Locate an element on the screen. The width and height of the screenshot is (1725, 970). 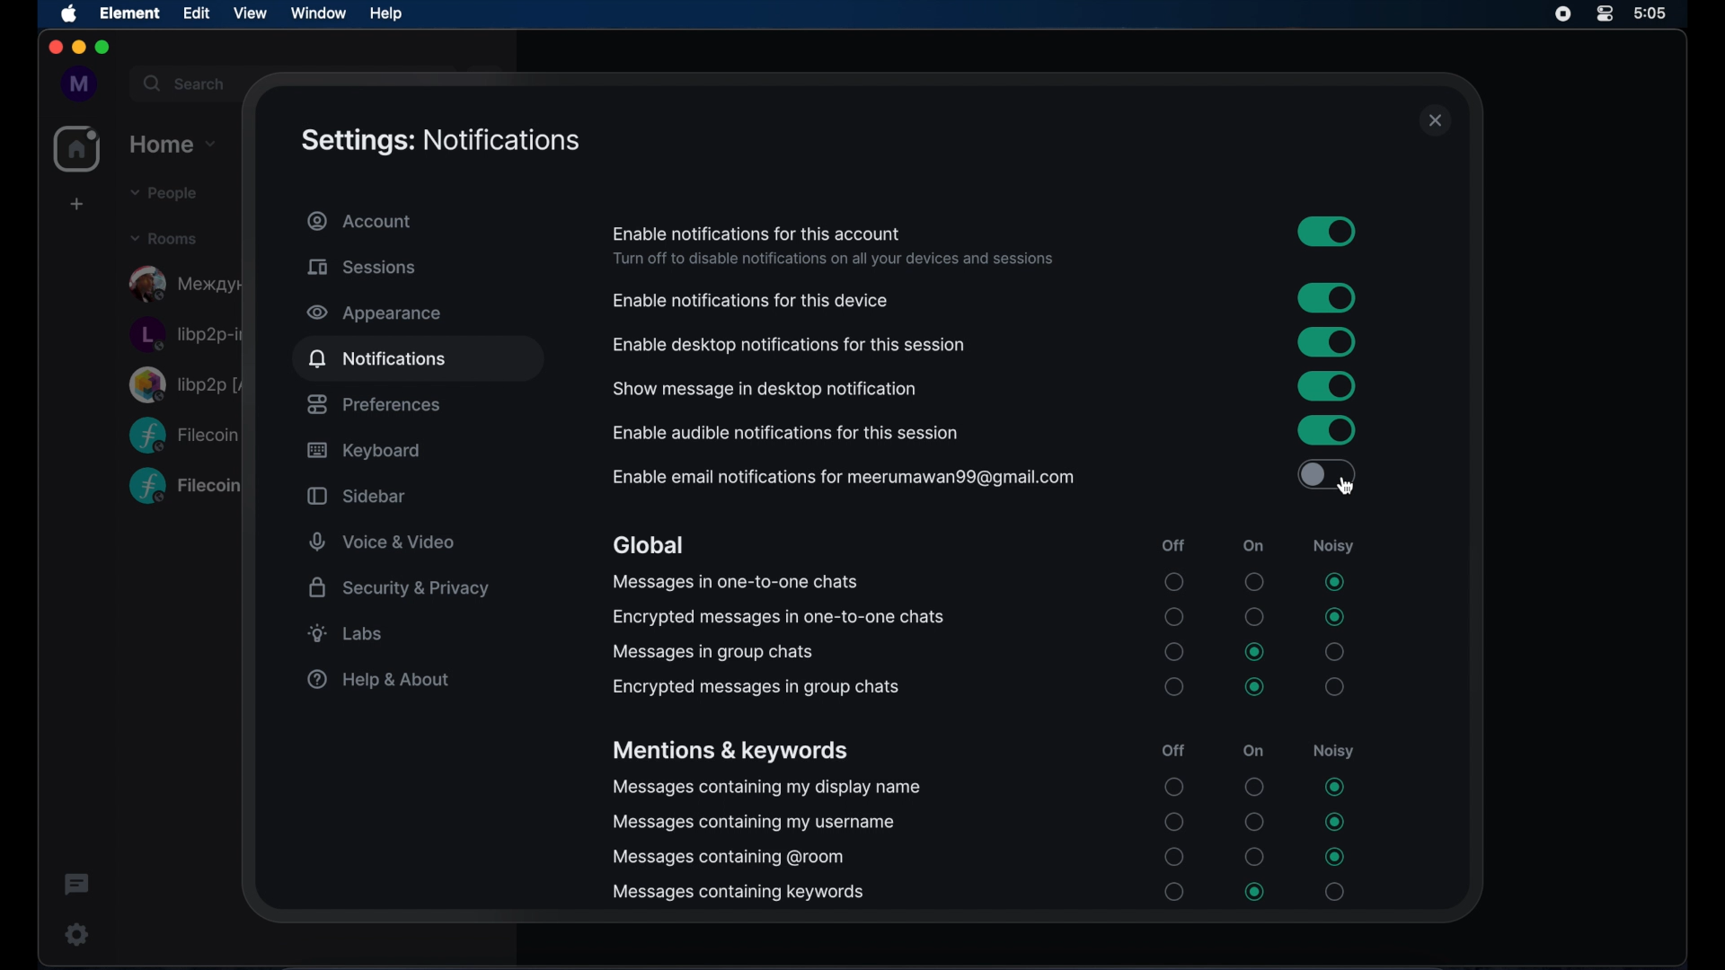
settings: notifications is located at coordinates (441, 141).